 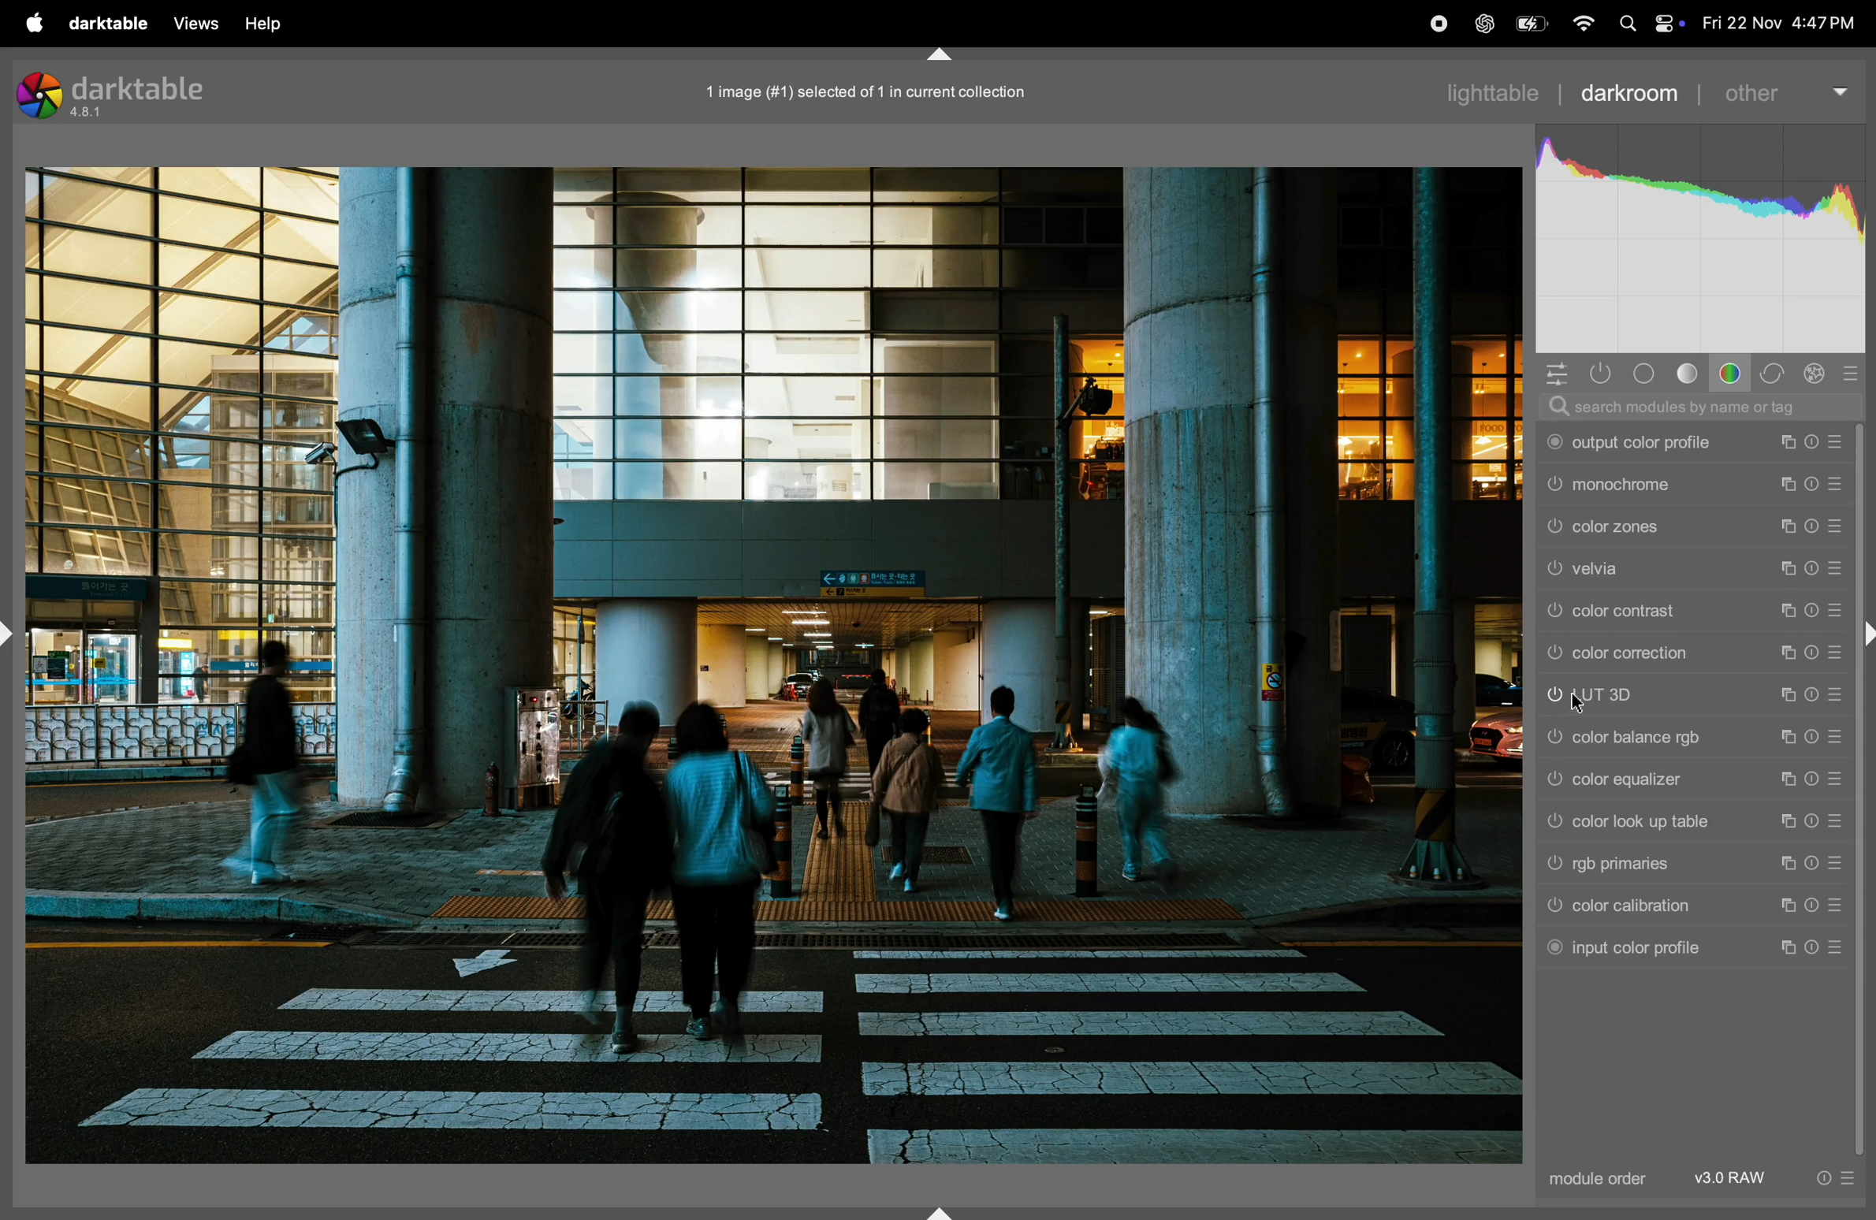 I want to click on multiple intance actions, so click(x=1792, y=822).